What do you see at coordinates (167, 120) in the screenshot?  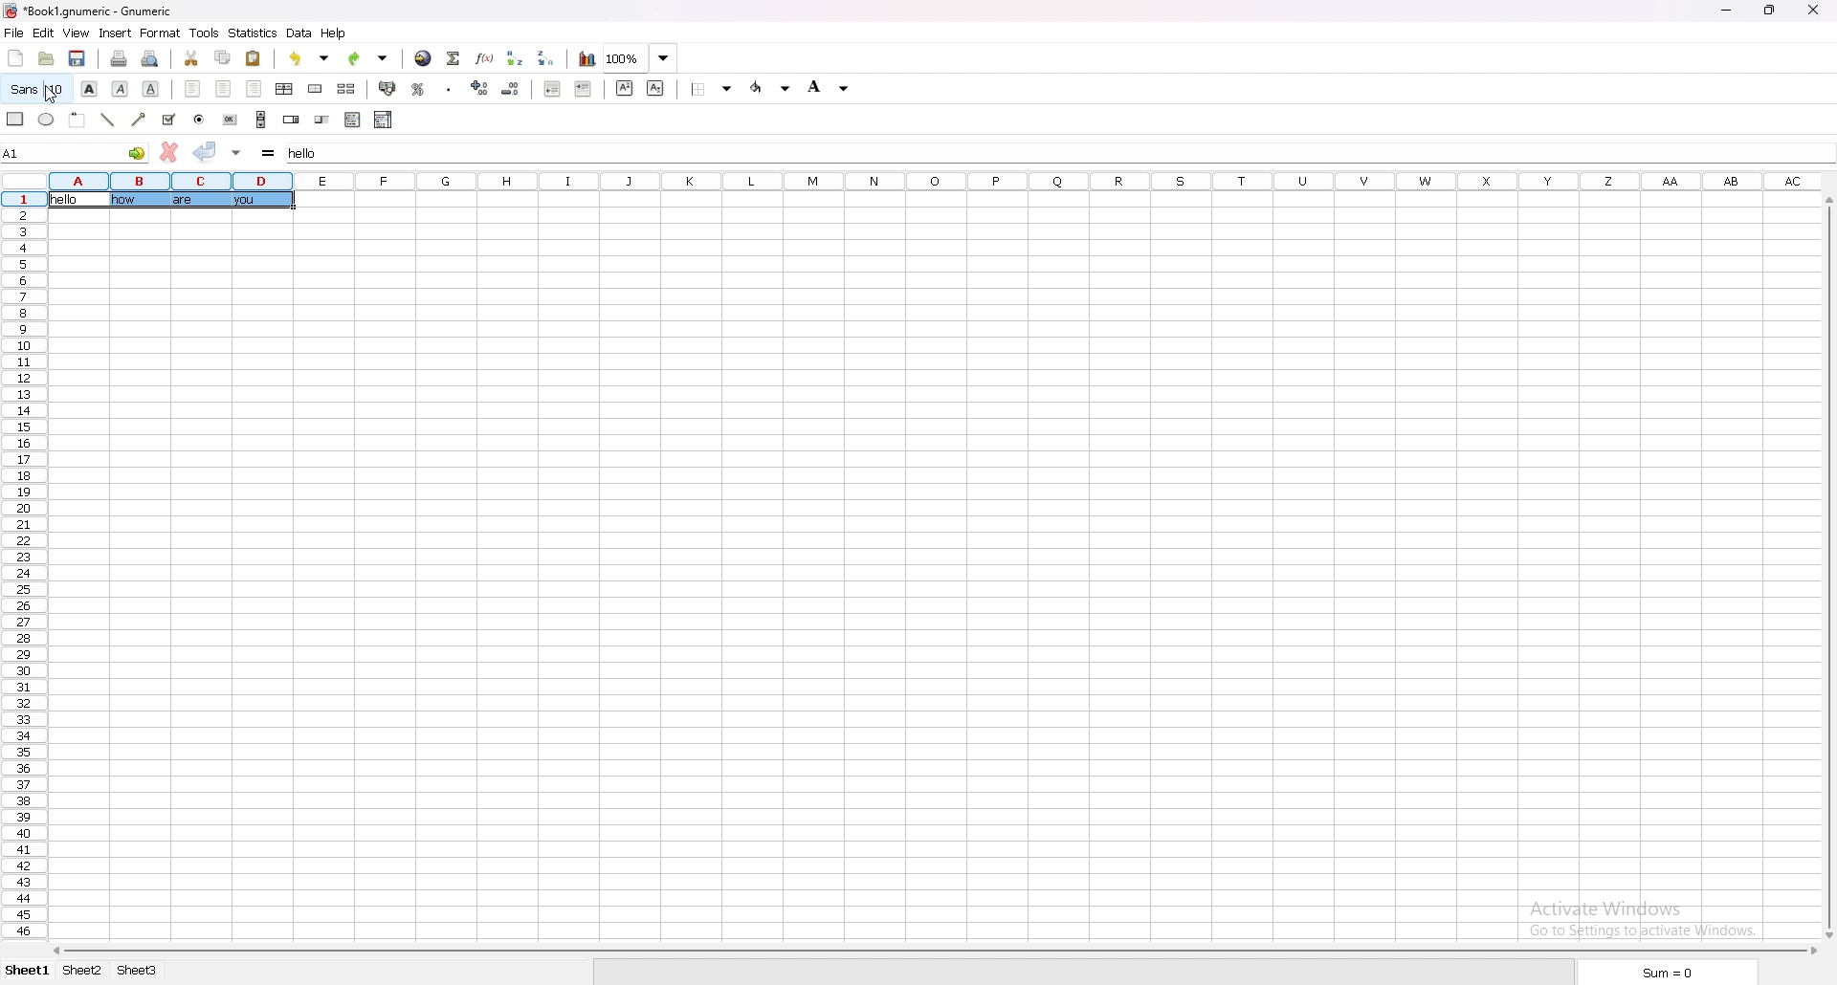 I see `tickbox` at bounding box center [167, 120].